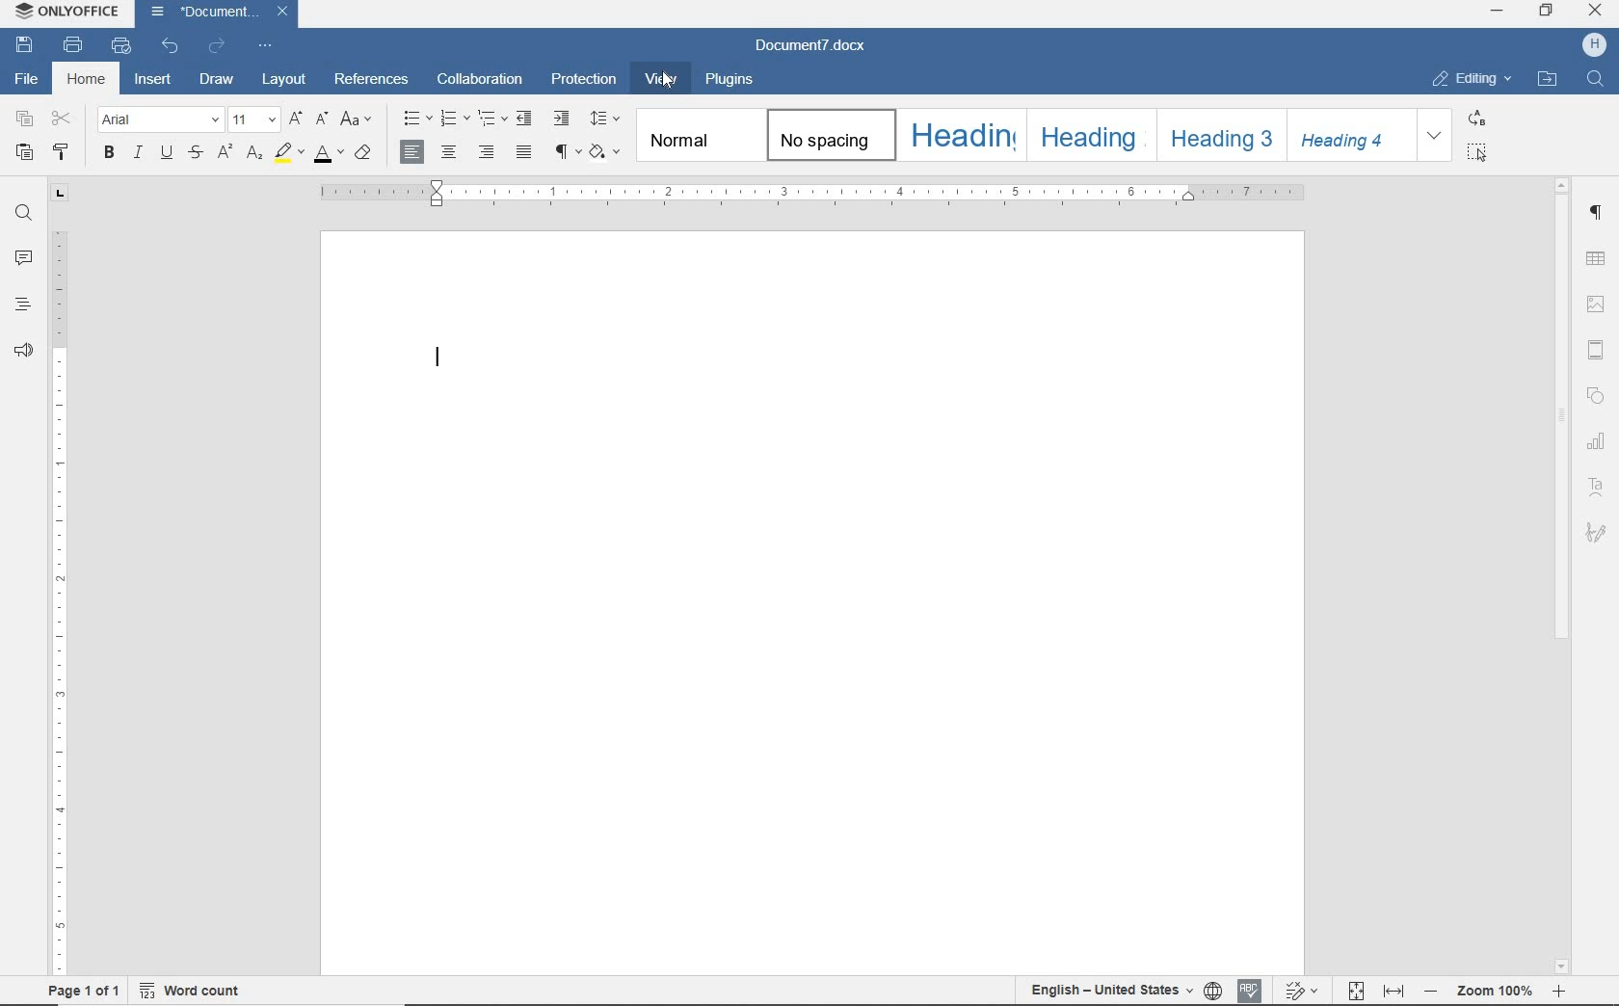  Describe the element at coordinates (1090, 133) in the screenshot. I see `HEADING 2` at that location.